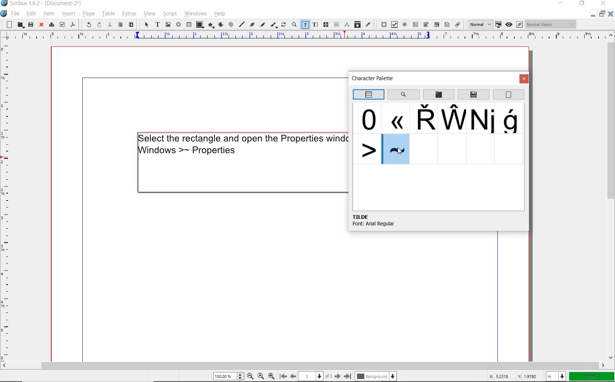 The image size is (615, 382). What do you see at coordinates (366, 148) in the screenshot?
I see `glyphs` at bounding box center [366, 148].